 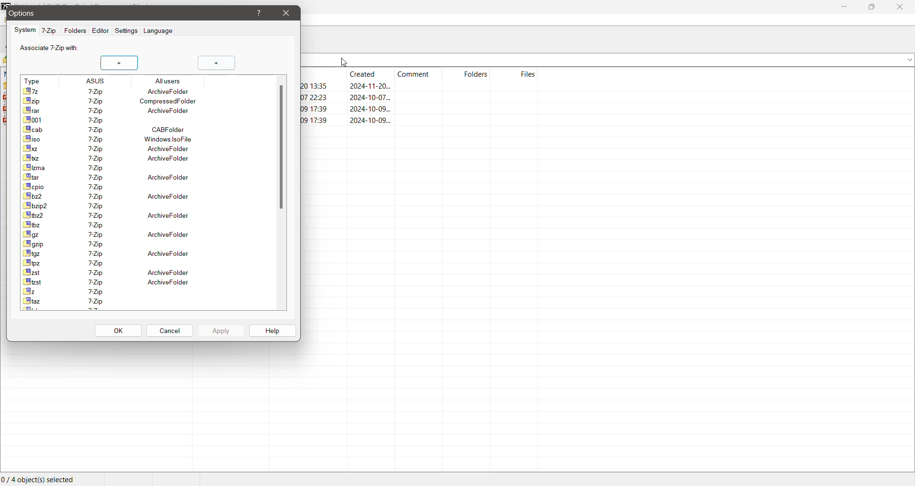 What do you see at coordinates (117, 139) in the screenshot?
I see `Windows folder` at bounding box center [117, 139].